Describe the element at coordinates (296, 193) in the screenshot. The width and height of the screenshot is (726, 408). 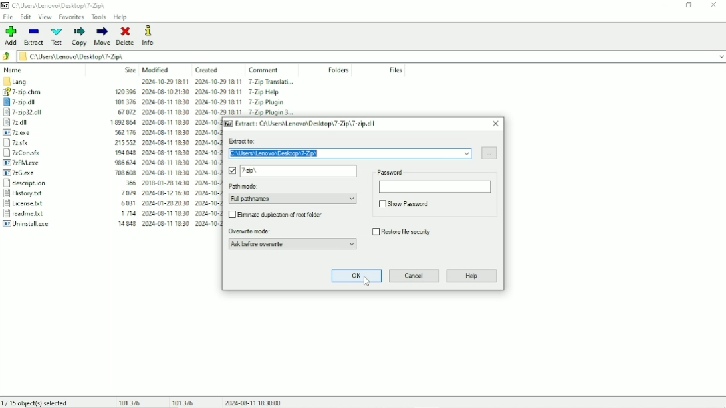
I see `Path mode:` at that location.